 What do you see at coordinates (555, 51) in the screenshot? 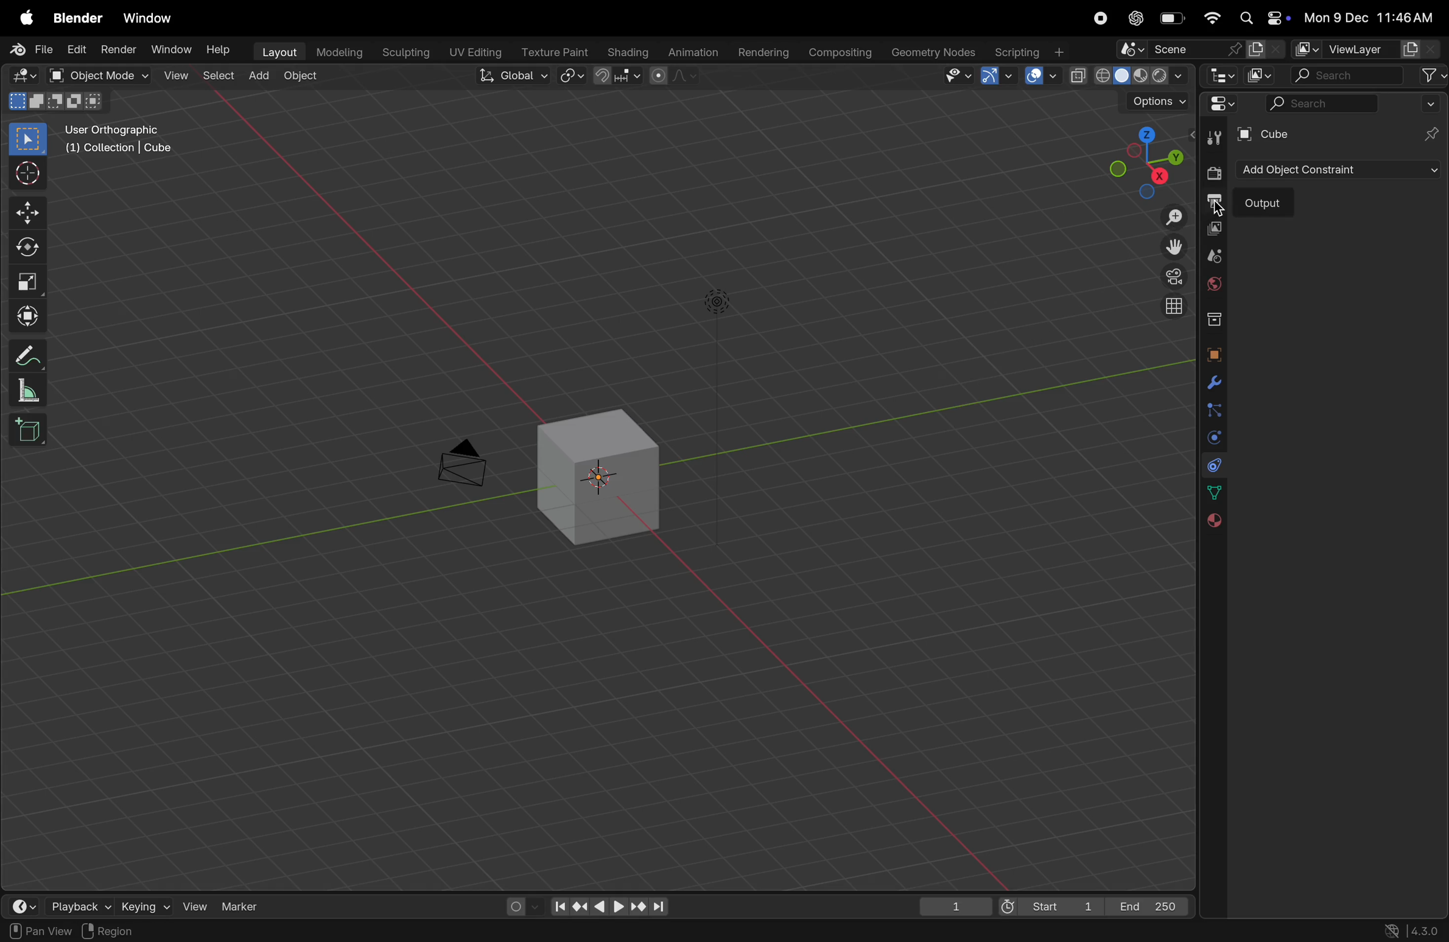
I see `texture point` at bounding box center [555, 51].